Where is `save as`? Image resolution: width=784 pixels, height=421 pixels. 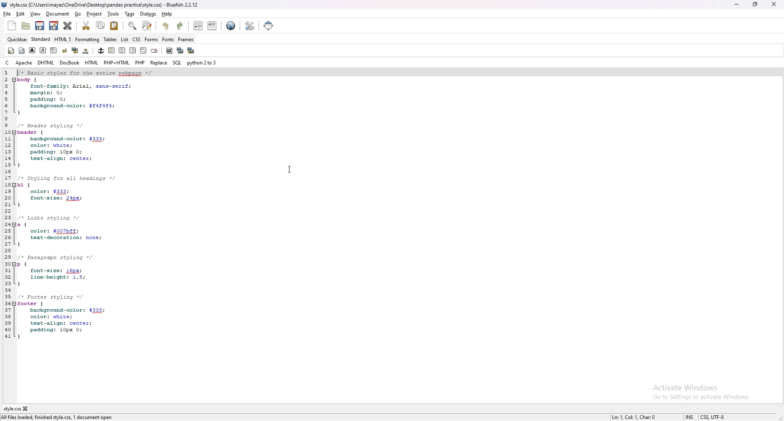 save as is located at coordinates (54, 25).